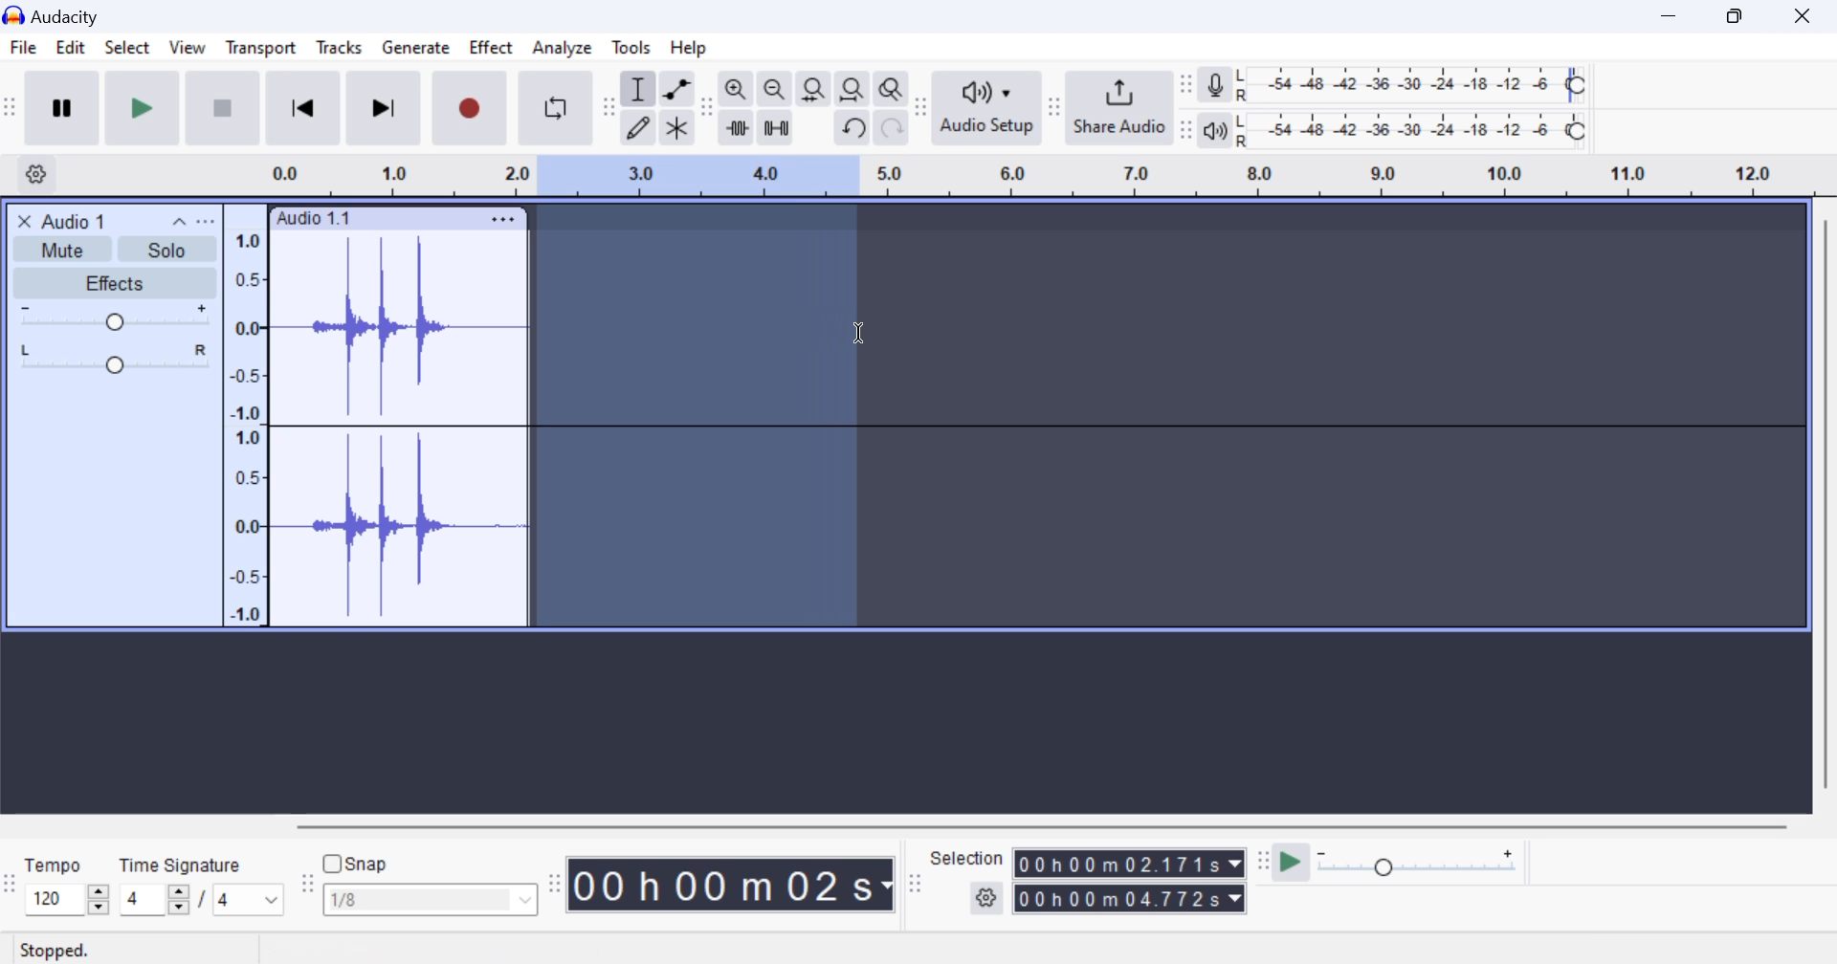  I want to click on Playback Level, so click(1411, 131).